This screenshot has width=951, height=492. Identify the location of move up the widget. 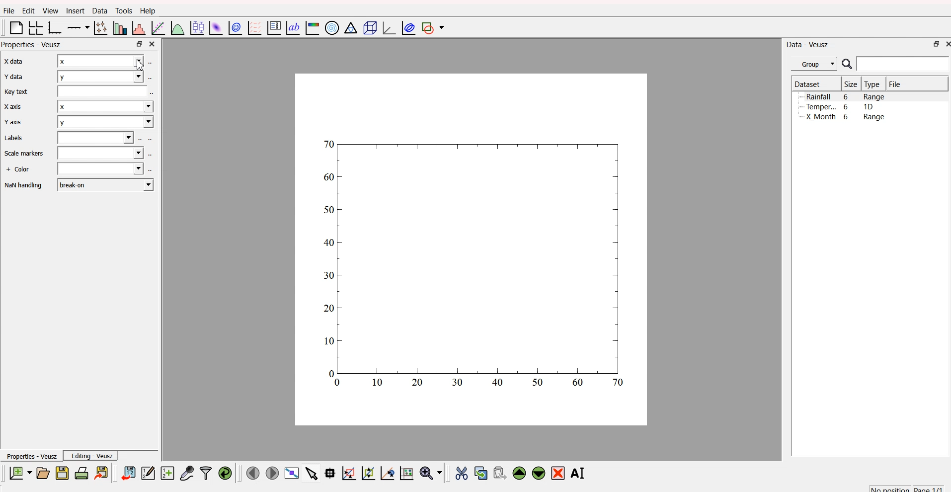
(519, 473).